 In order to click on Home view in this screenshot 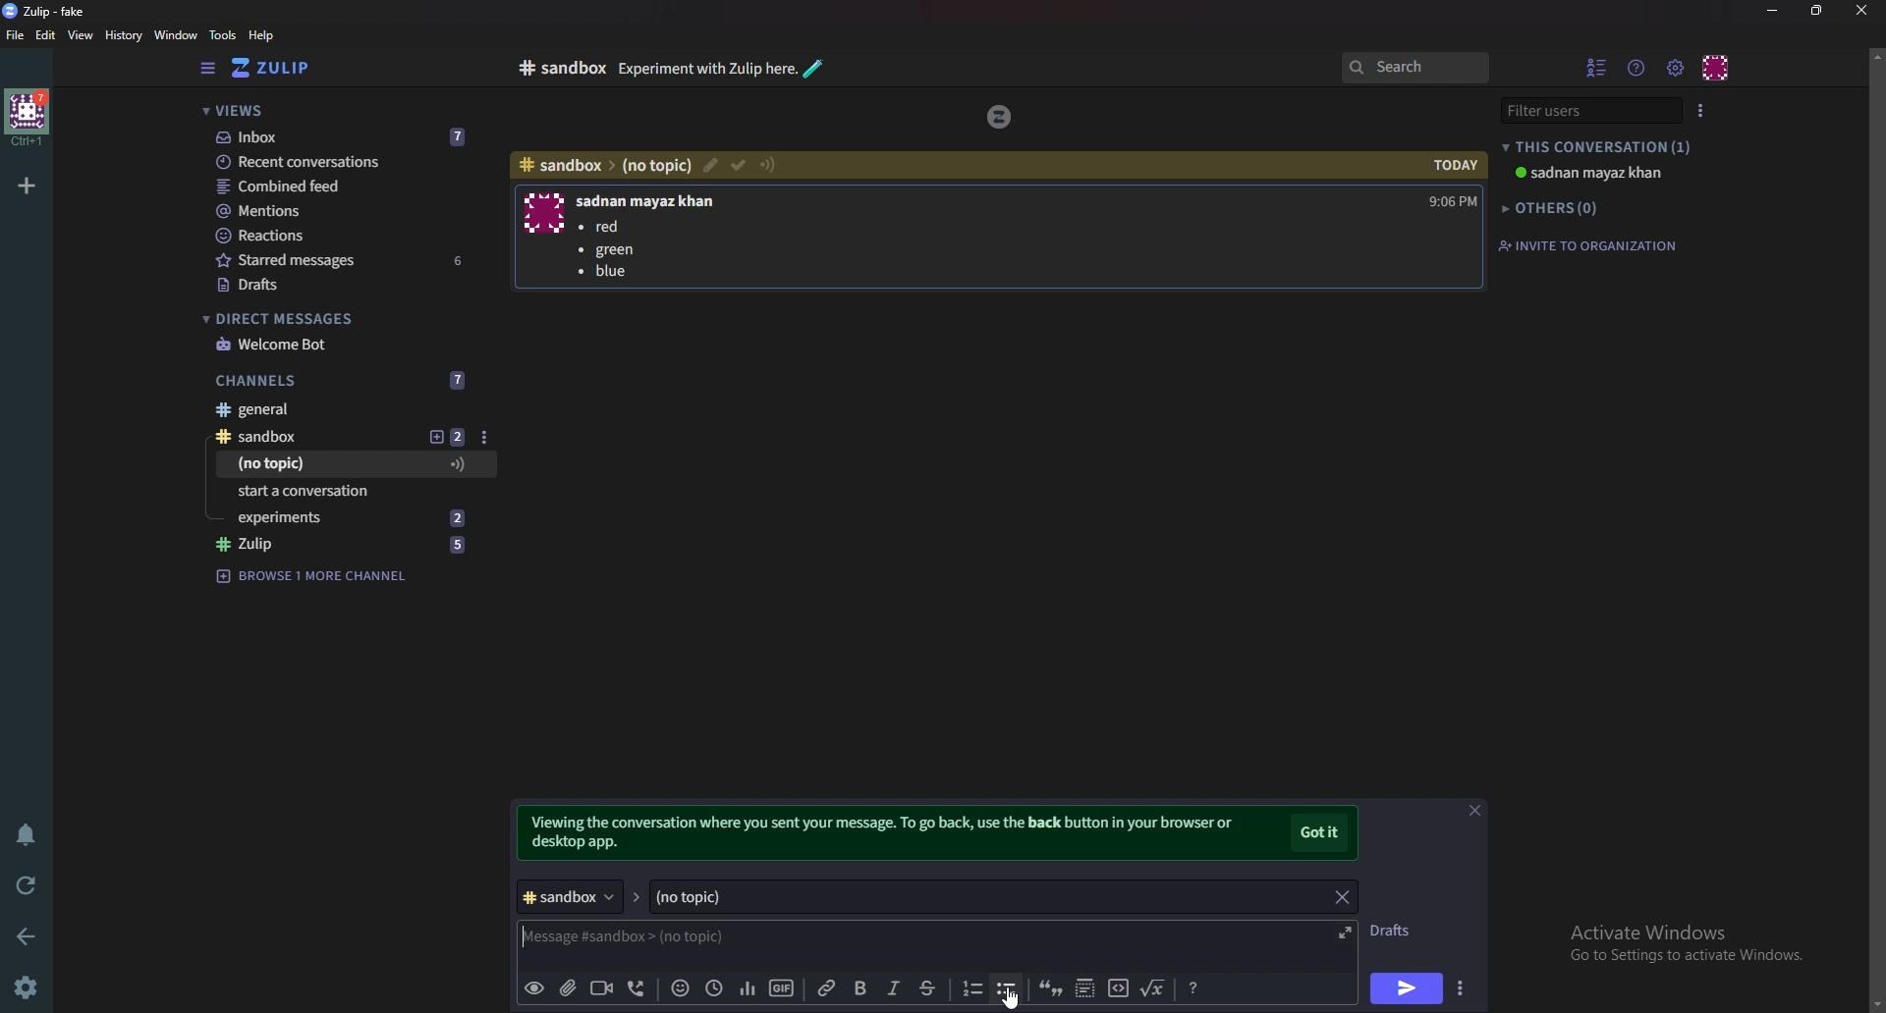, I will do `click(285, 68)`.